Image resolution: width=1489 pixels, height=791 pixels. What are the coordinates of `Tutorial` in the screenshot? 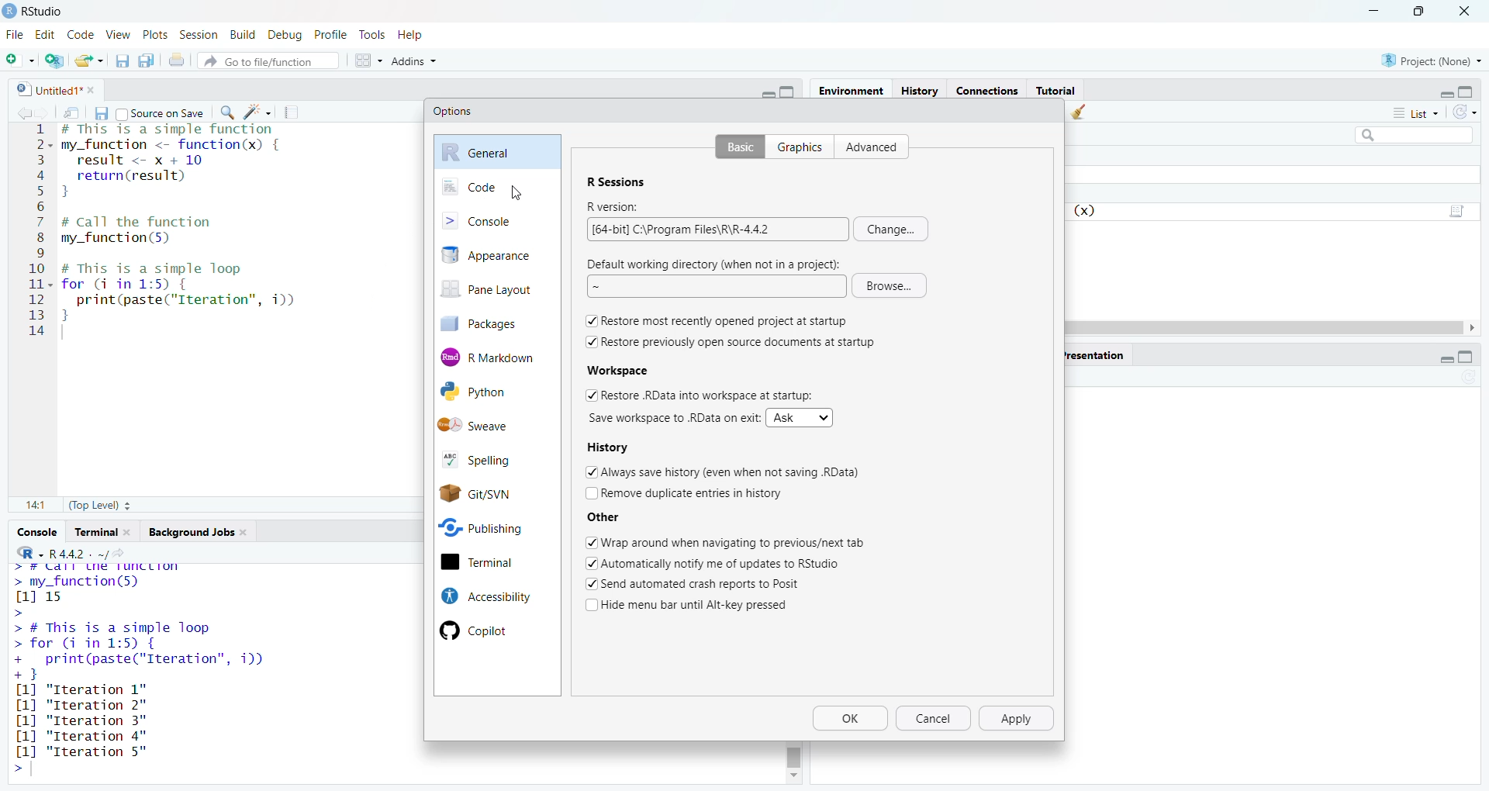 It's located at (1056, 89).